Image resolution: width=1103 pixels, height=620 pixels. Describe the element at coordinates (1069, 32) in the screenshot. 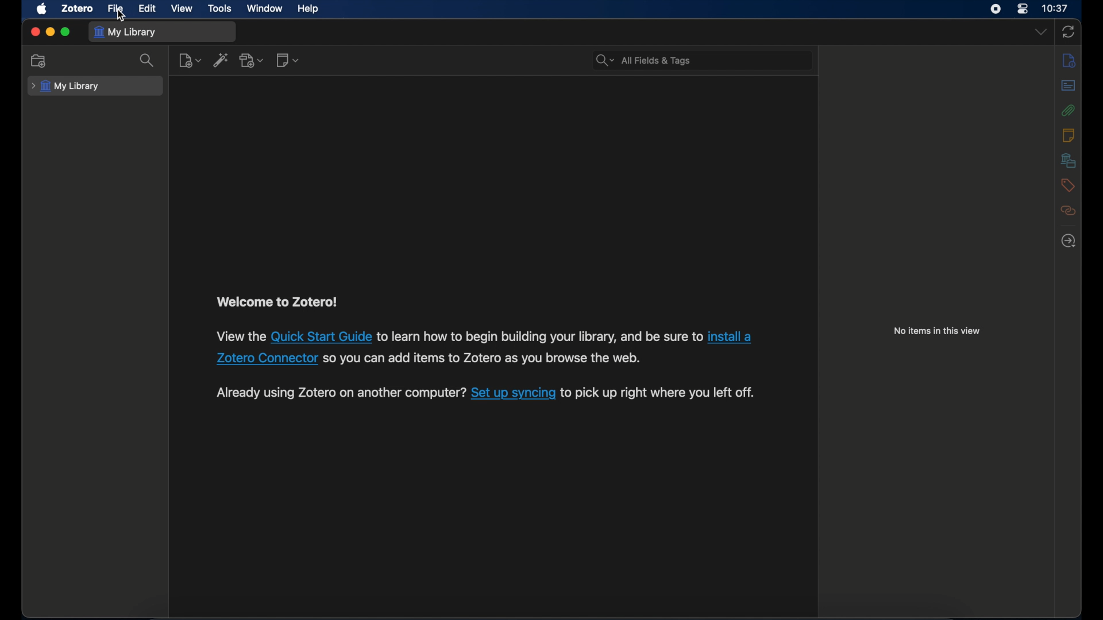

I see `sync` at that location.